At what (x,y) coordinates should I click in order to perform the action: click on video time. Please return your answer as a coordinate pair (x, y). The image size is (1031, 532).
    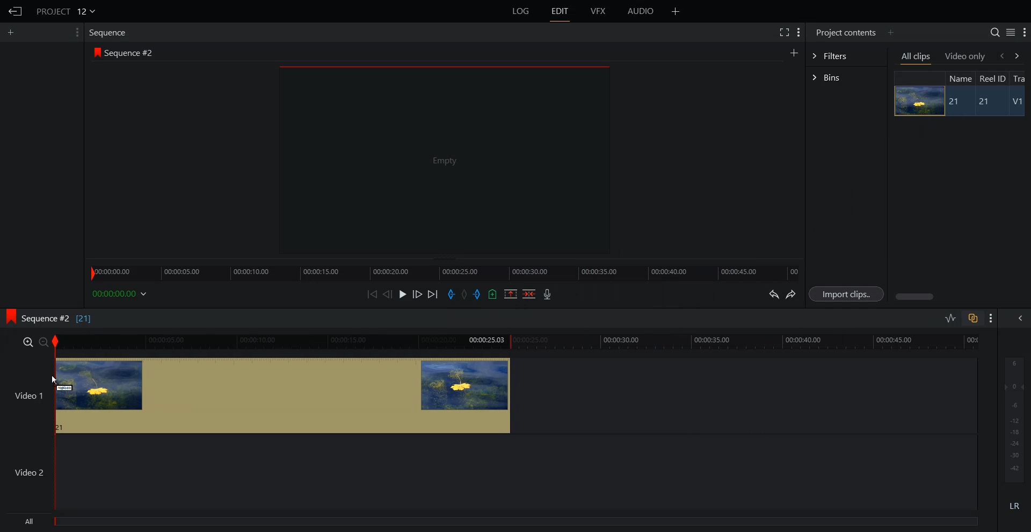
    Looking at the image, I should click on (519, 341).